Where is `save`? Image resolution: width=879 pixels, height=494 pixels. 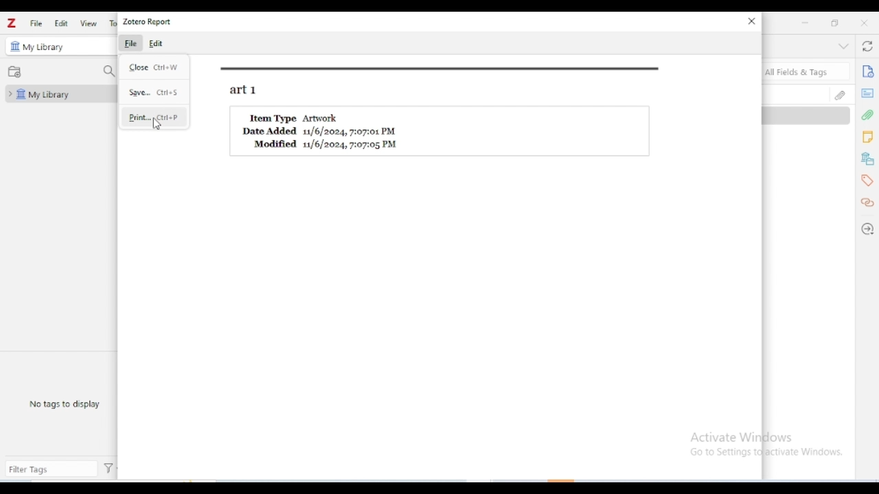
save is located at coordinates (140, 93).